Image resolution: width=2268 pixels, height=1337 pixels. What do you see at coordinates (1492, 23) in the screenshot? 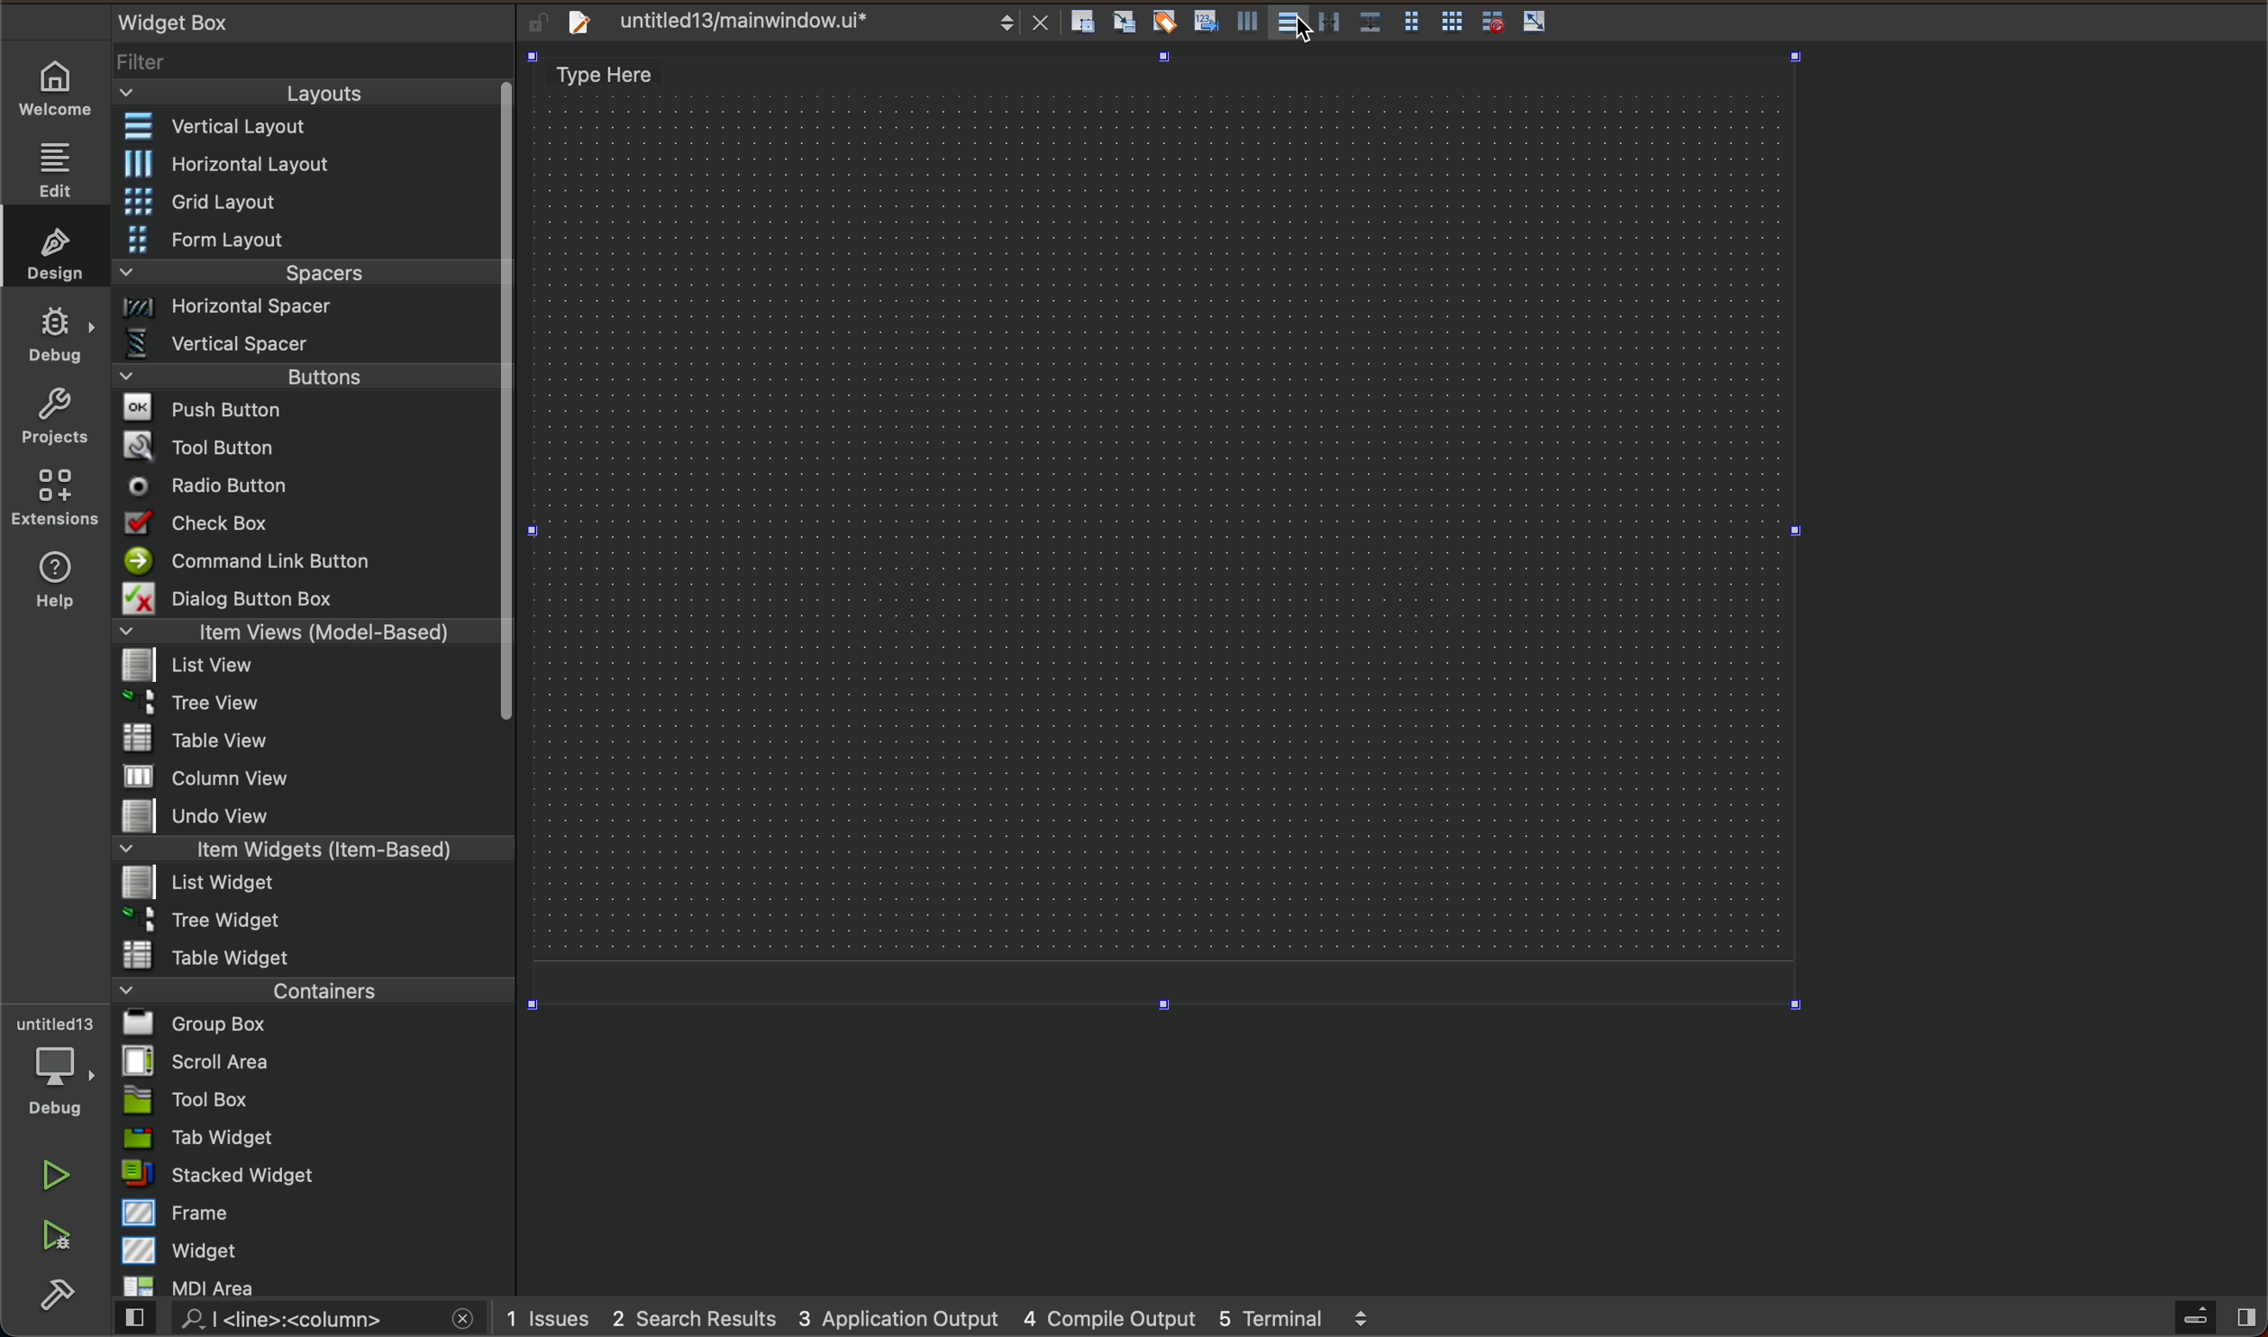
I see `` at bounding box center [1492, 23].